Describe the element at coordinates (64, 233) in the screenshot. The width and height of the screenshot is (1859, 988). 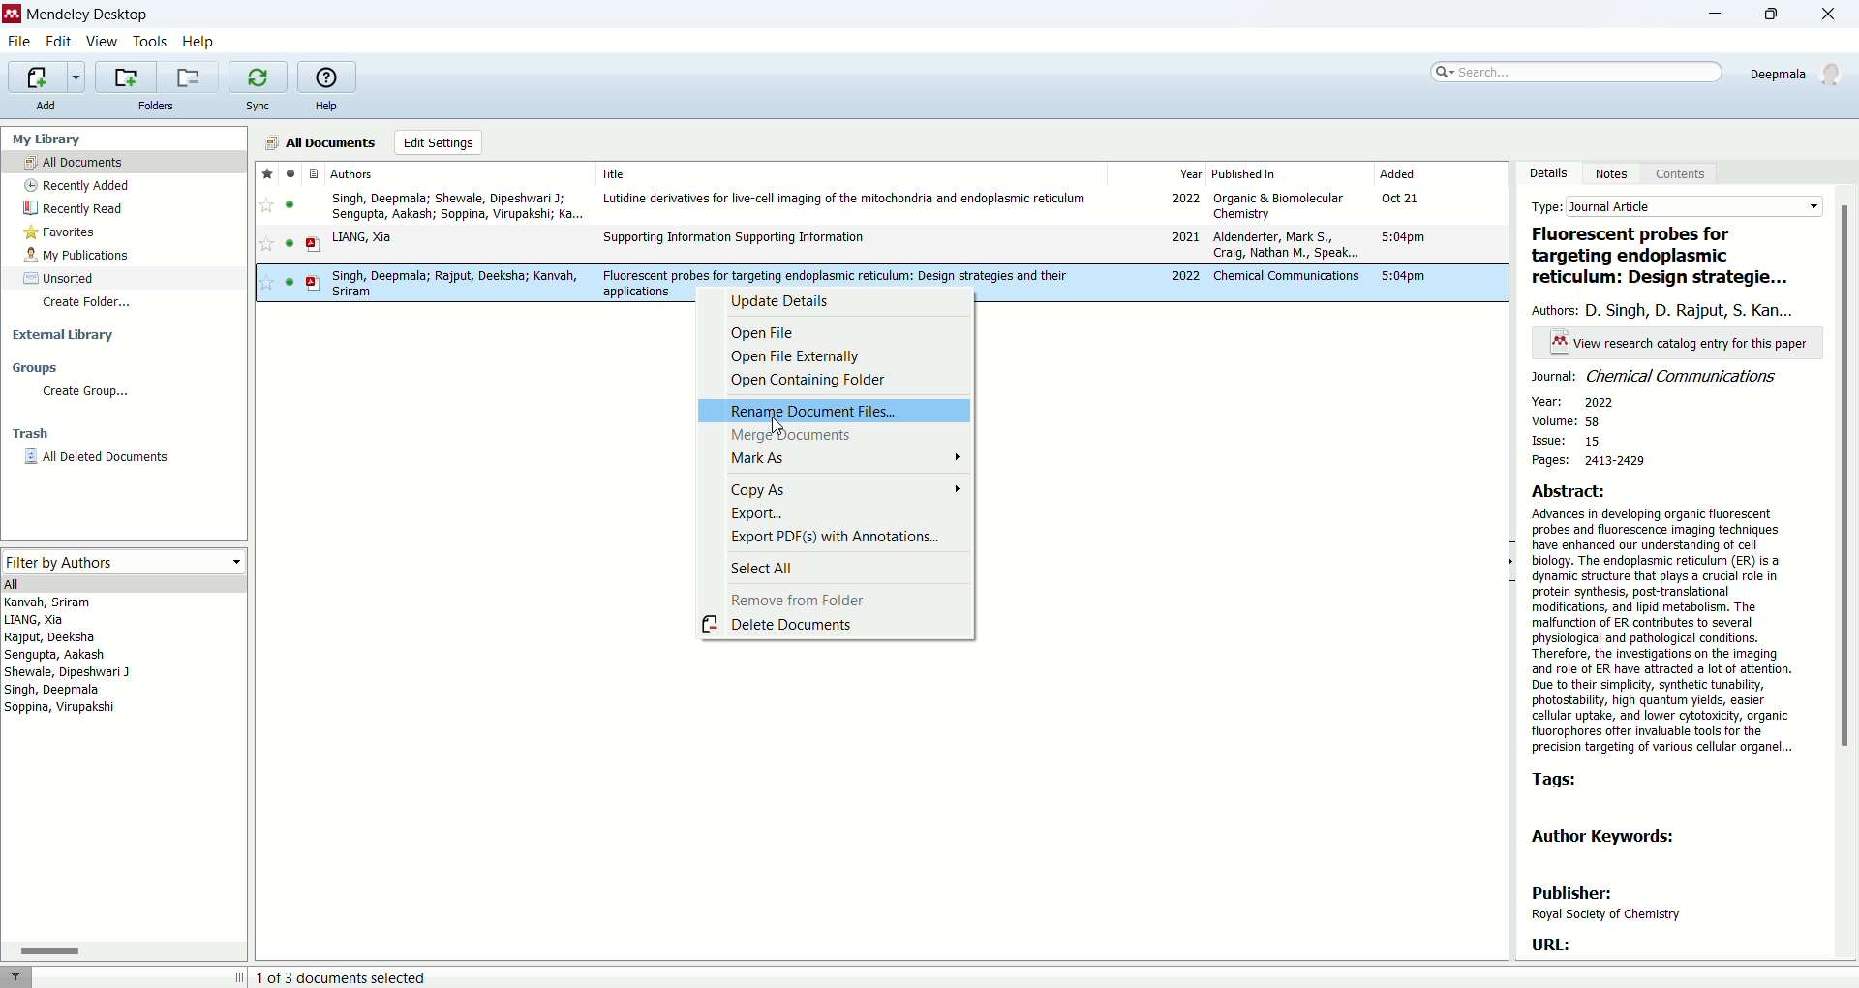
I see `favorites` at that location.